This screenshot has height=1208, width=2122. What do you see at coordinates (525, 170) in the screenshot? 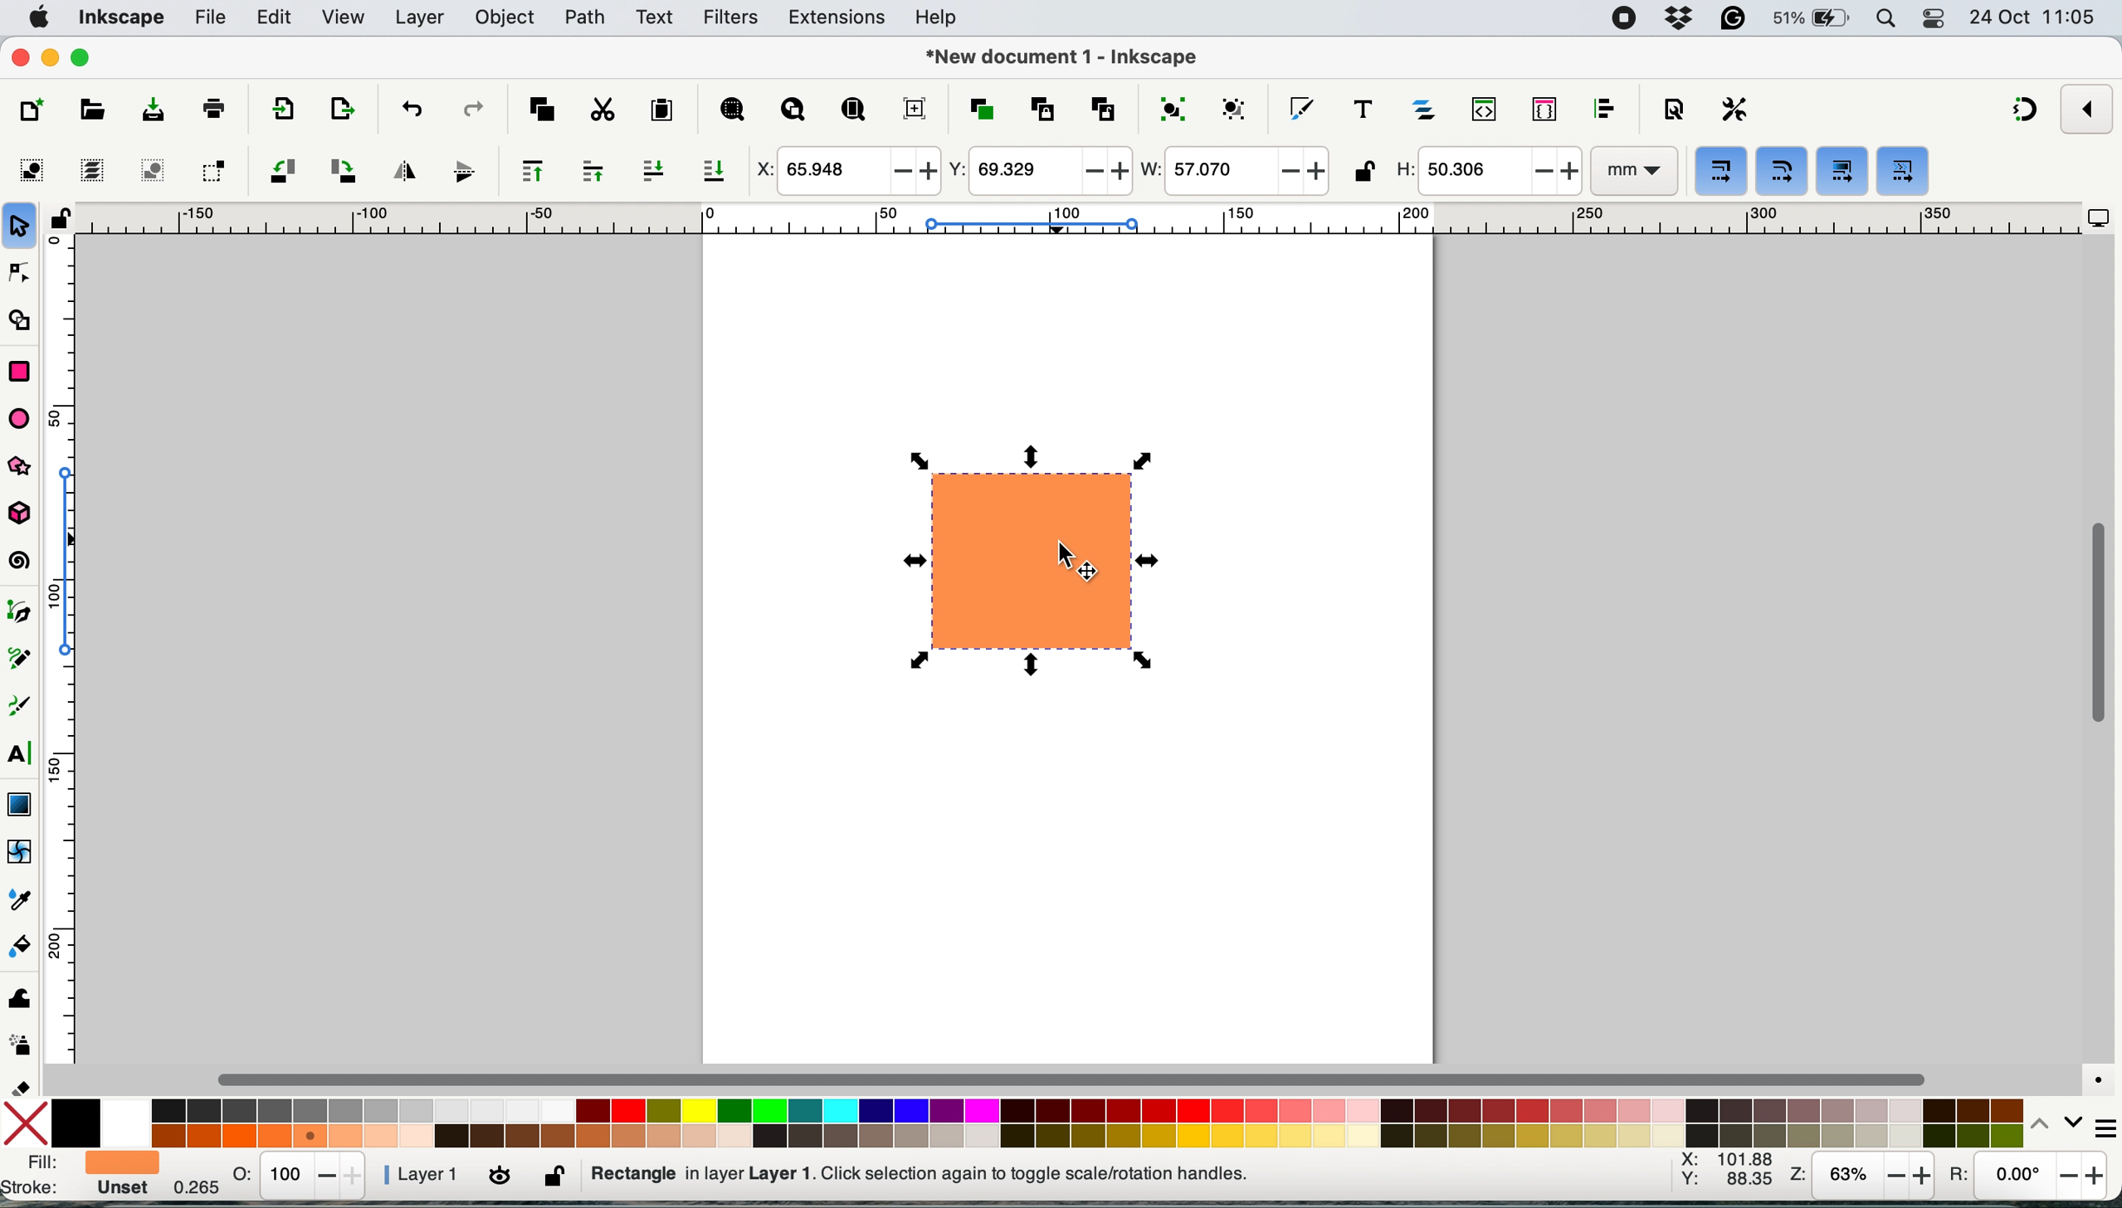
I see `raise selection to top` at bounding box center [525, 170].